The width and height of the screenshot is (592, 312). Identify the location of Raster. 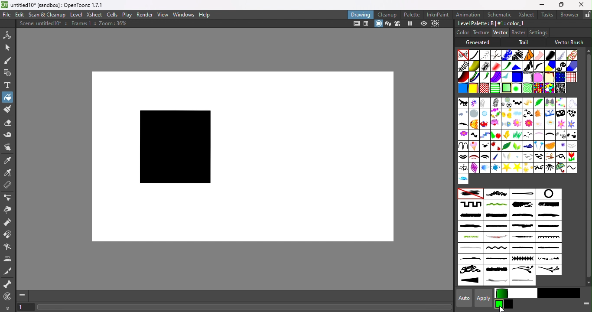
(518, 32).